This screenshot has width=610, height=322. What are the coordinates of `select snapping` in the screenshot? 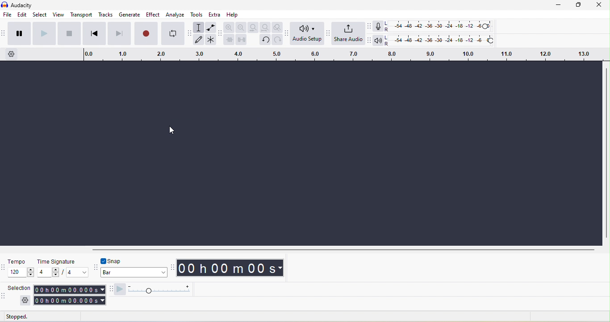 It's located at (134, 272).